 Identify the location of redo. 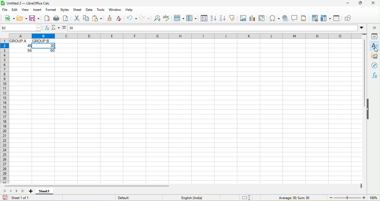
(145, 19).